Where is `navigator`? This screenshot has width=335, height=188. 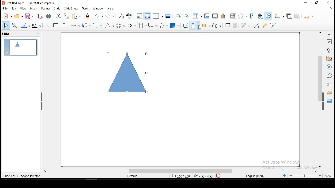 navigator is located at coordinates (330, 68).